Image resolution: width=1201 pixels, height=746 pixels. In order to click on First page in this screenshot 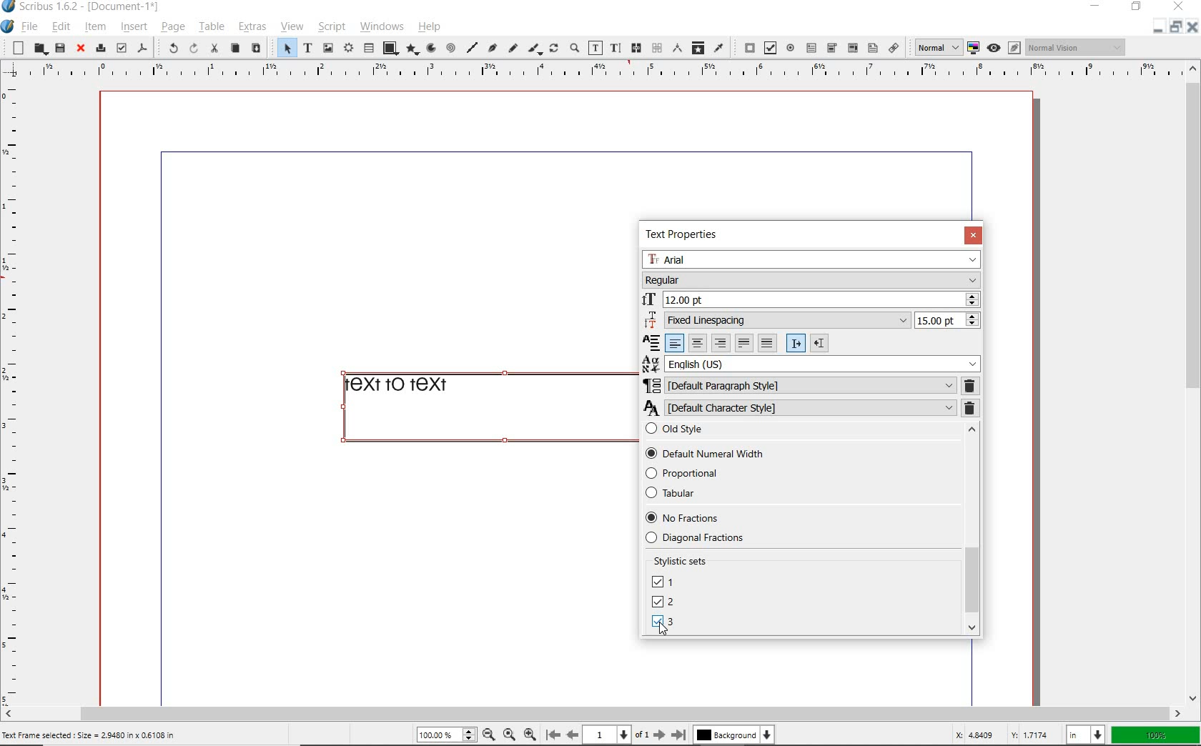, I will do `click(552, 735)`.